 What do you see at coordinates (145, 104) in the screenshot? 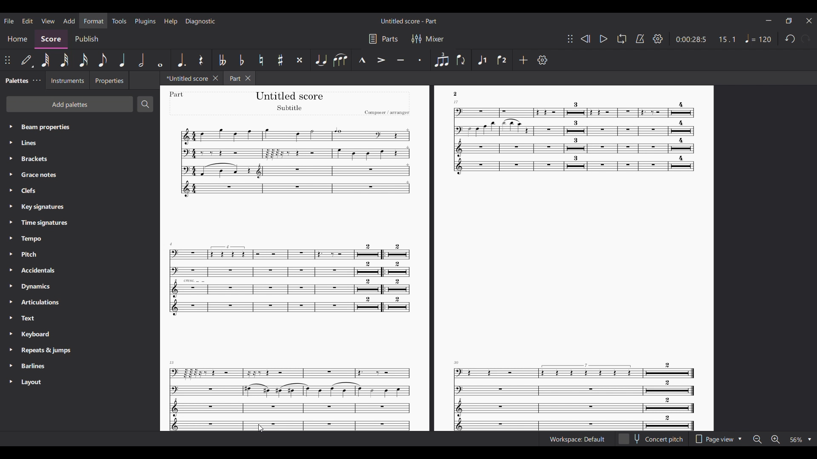
I see `Search` at bounding box center [145, 104].